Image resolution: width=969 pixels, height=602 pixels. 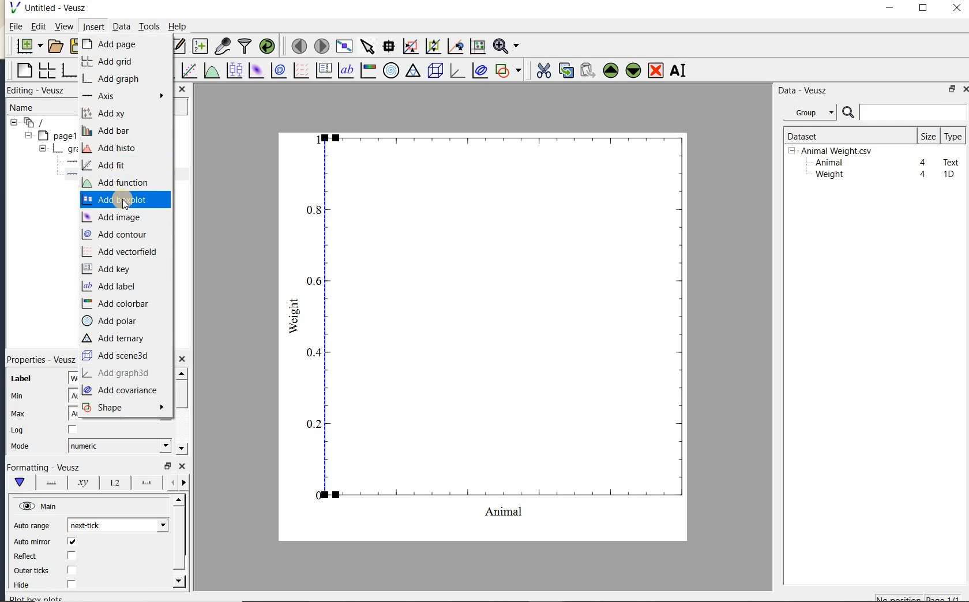 What do you see at coordinates (39, 507) in the screenshot?
I see `Main` at bounding box center [39, 507].